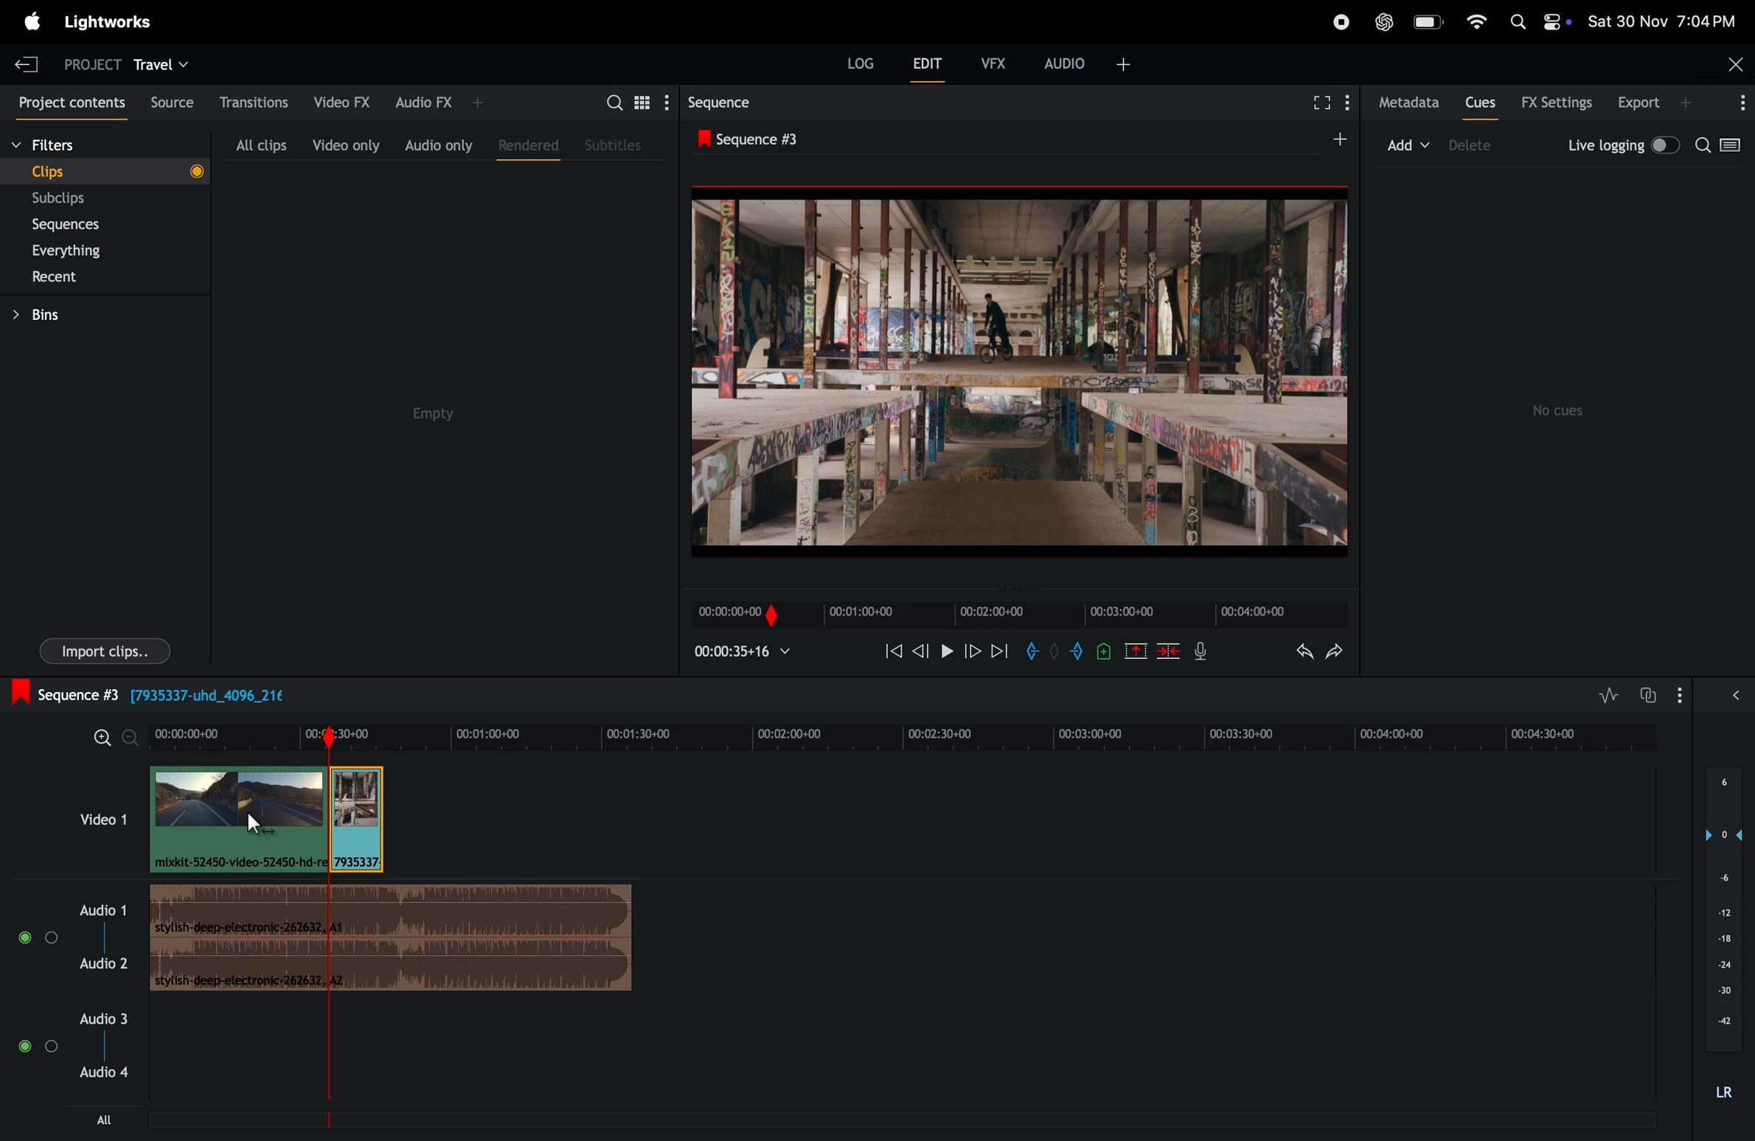  I want to click on sequence #3 [7935337-uhd_4096_21, so click(208, 695).